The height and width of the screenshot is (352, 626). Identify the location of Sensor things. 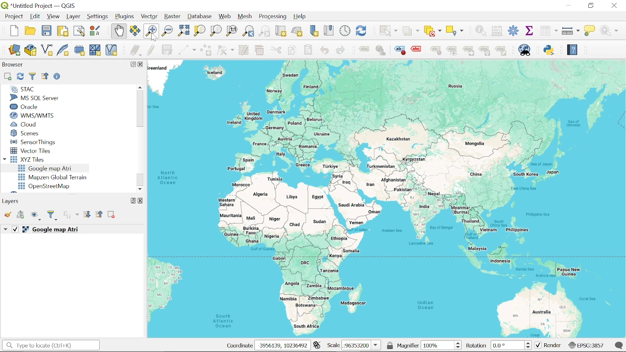
(33, 142).